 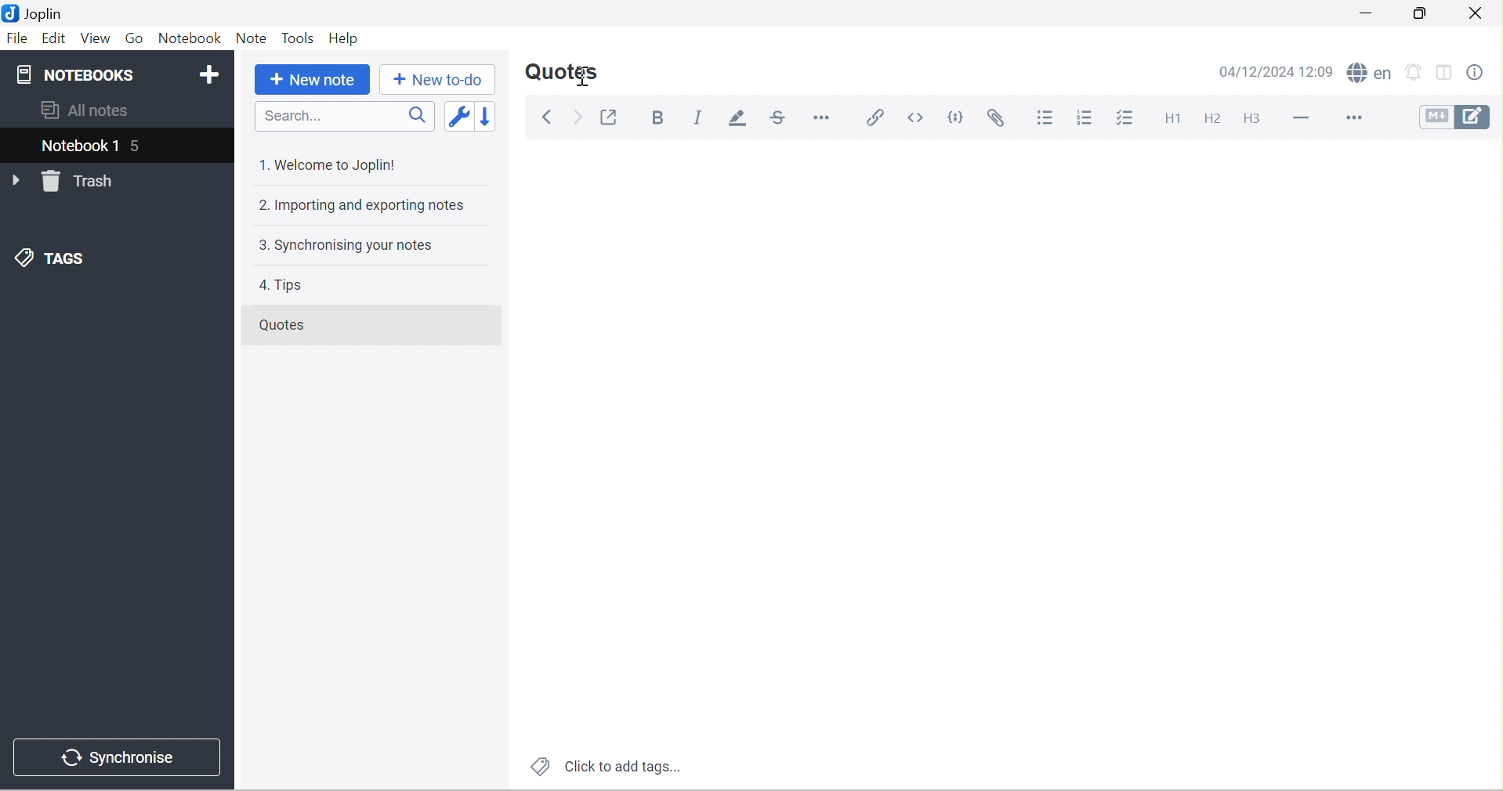 What do you see at coordinates (38, 13) in the screenshot?
I see `Joplin` at bounding box center [38, 13].